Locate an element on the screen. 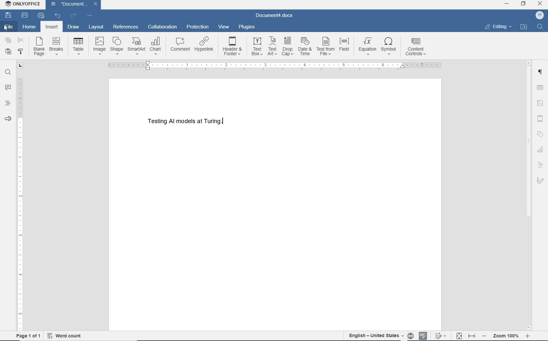  open file location is located at coordinates (524, 27).